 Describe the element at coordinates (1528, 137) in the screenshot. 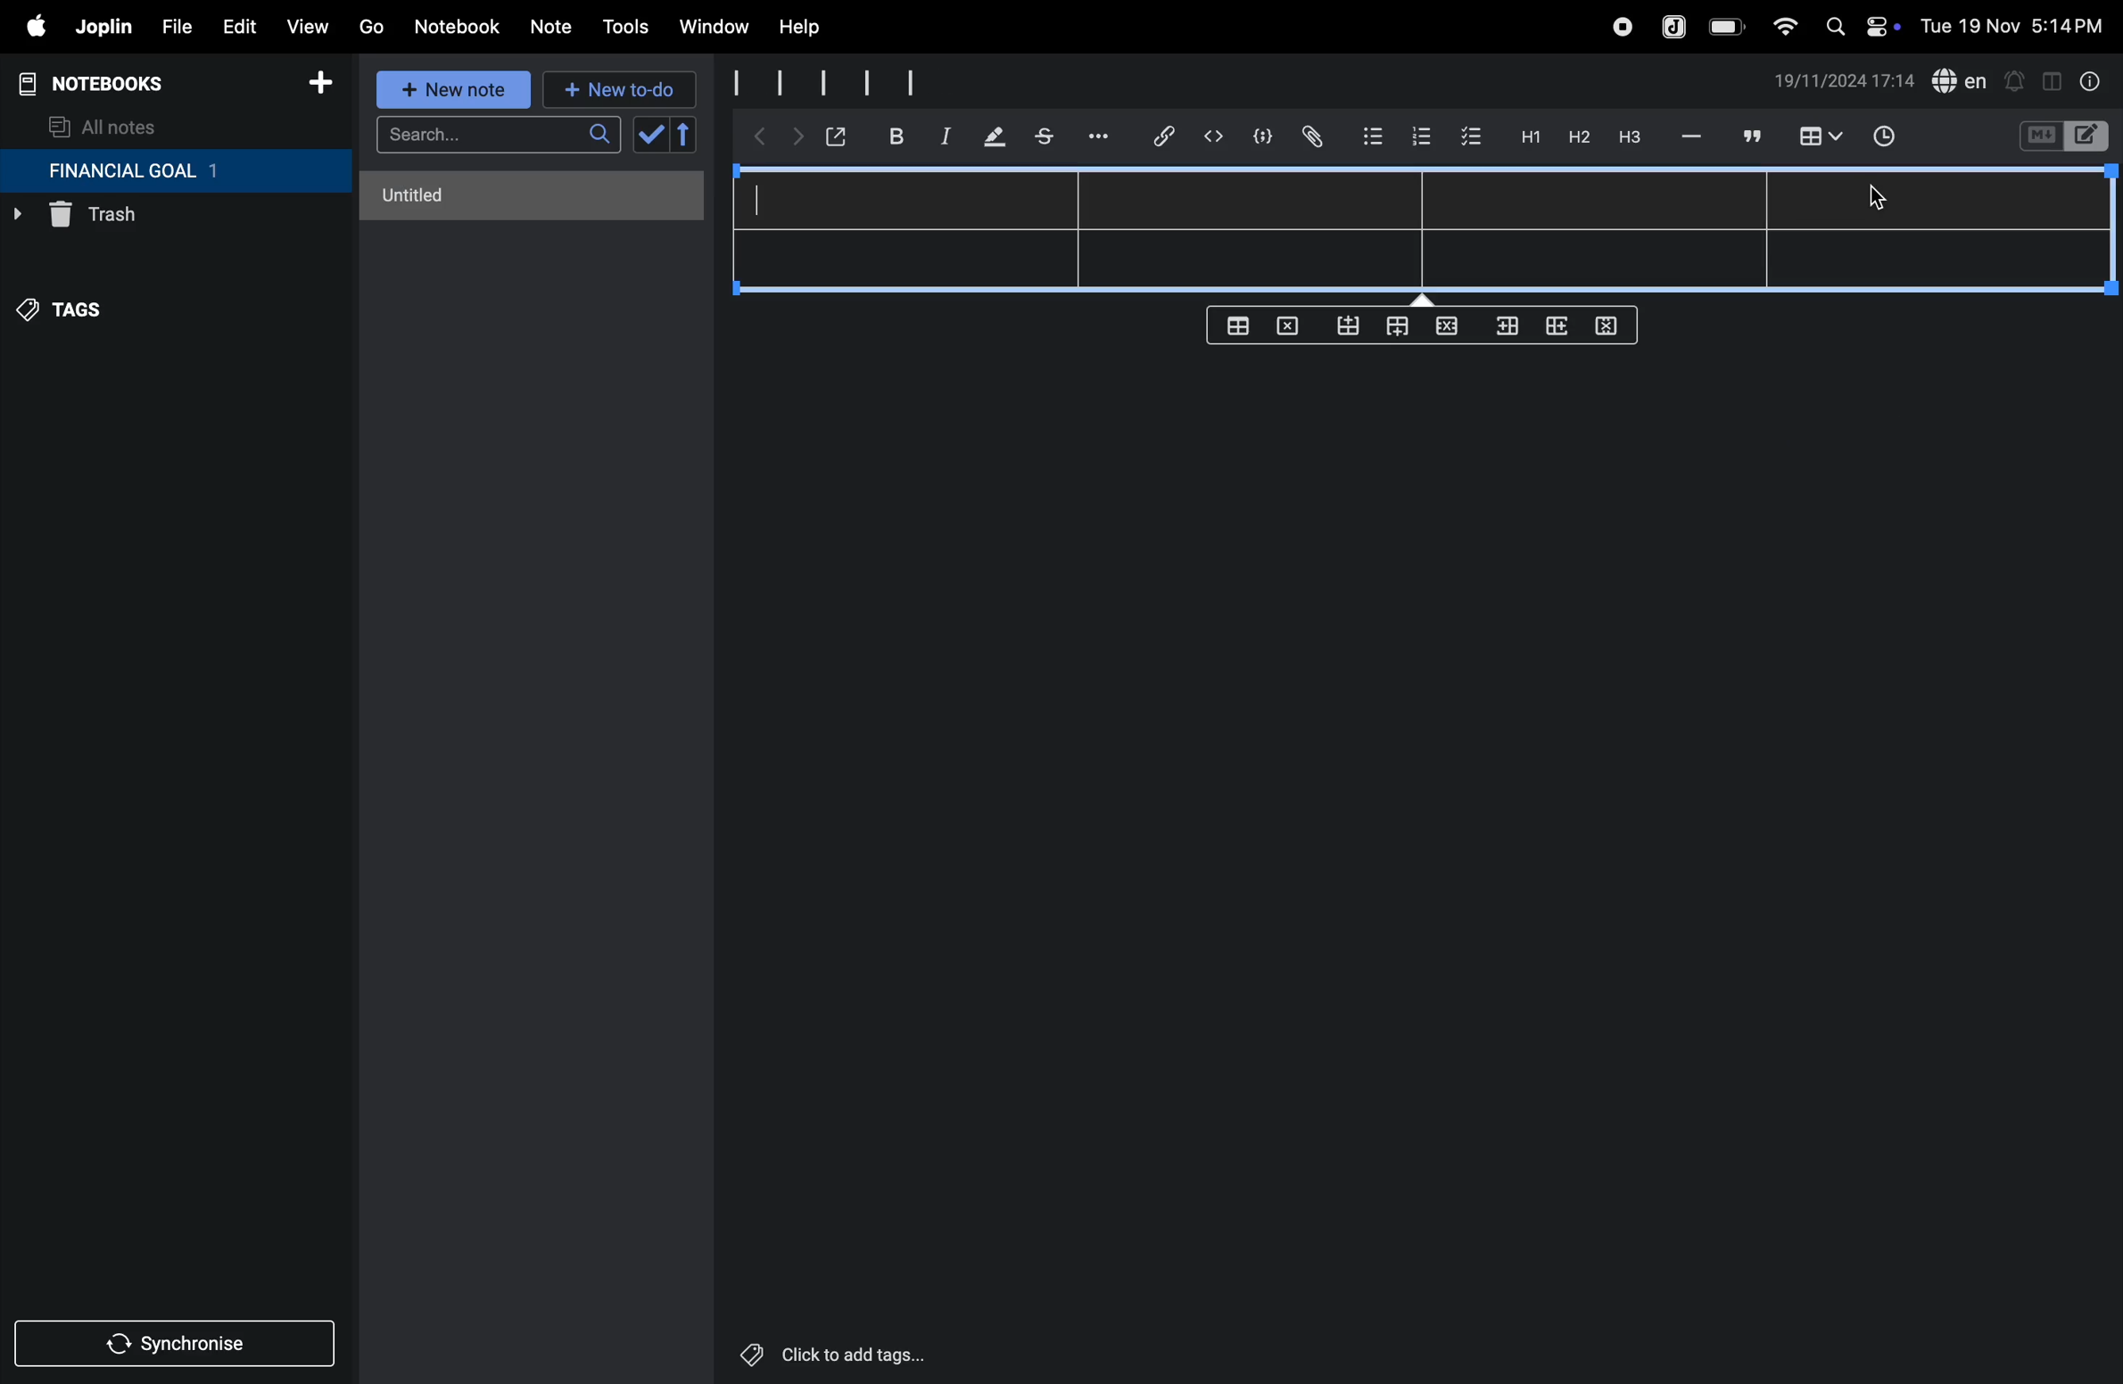

I see `H1` at that location.